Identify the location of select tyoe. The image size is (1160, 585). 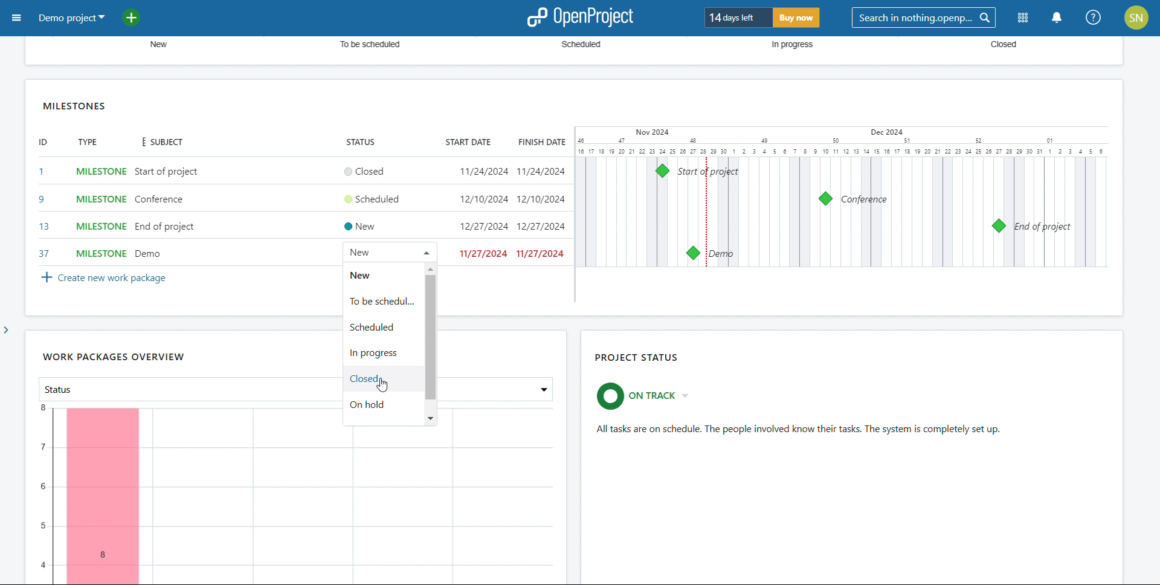
(101, 213).